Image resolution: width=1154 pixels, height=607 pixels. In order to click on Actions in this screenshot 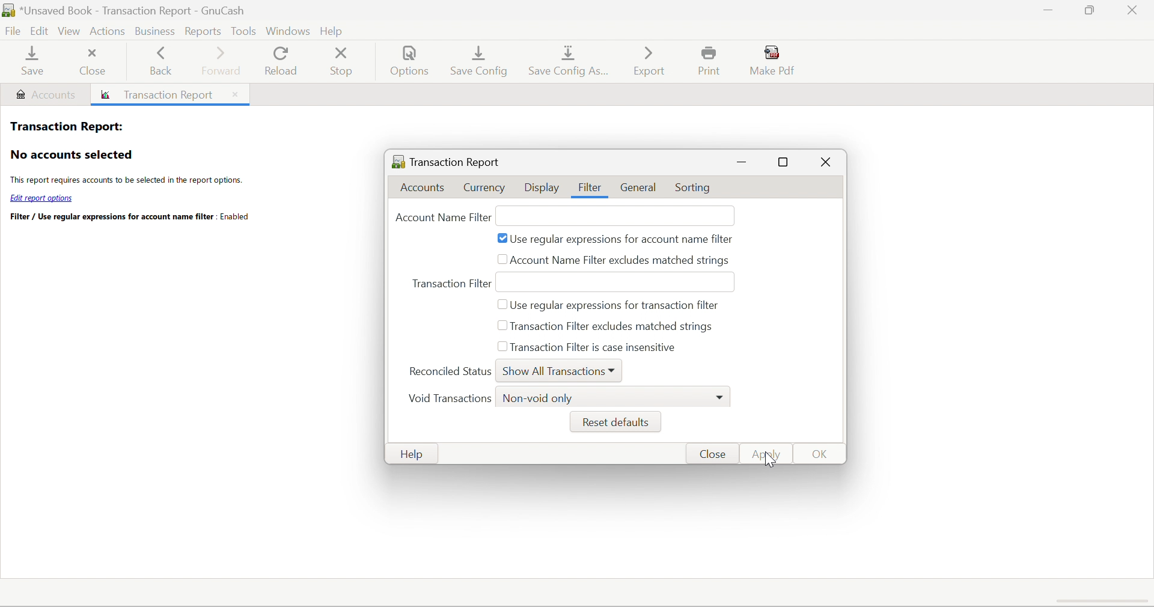, I will do `click(108, 29)`.